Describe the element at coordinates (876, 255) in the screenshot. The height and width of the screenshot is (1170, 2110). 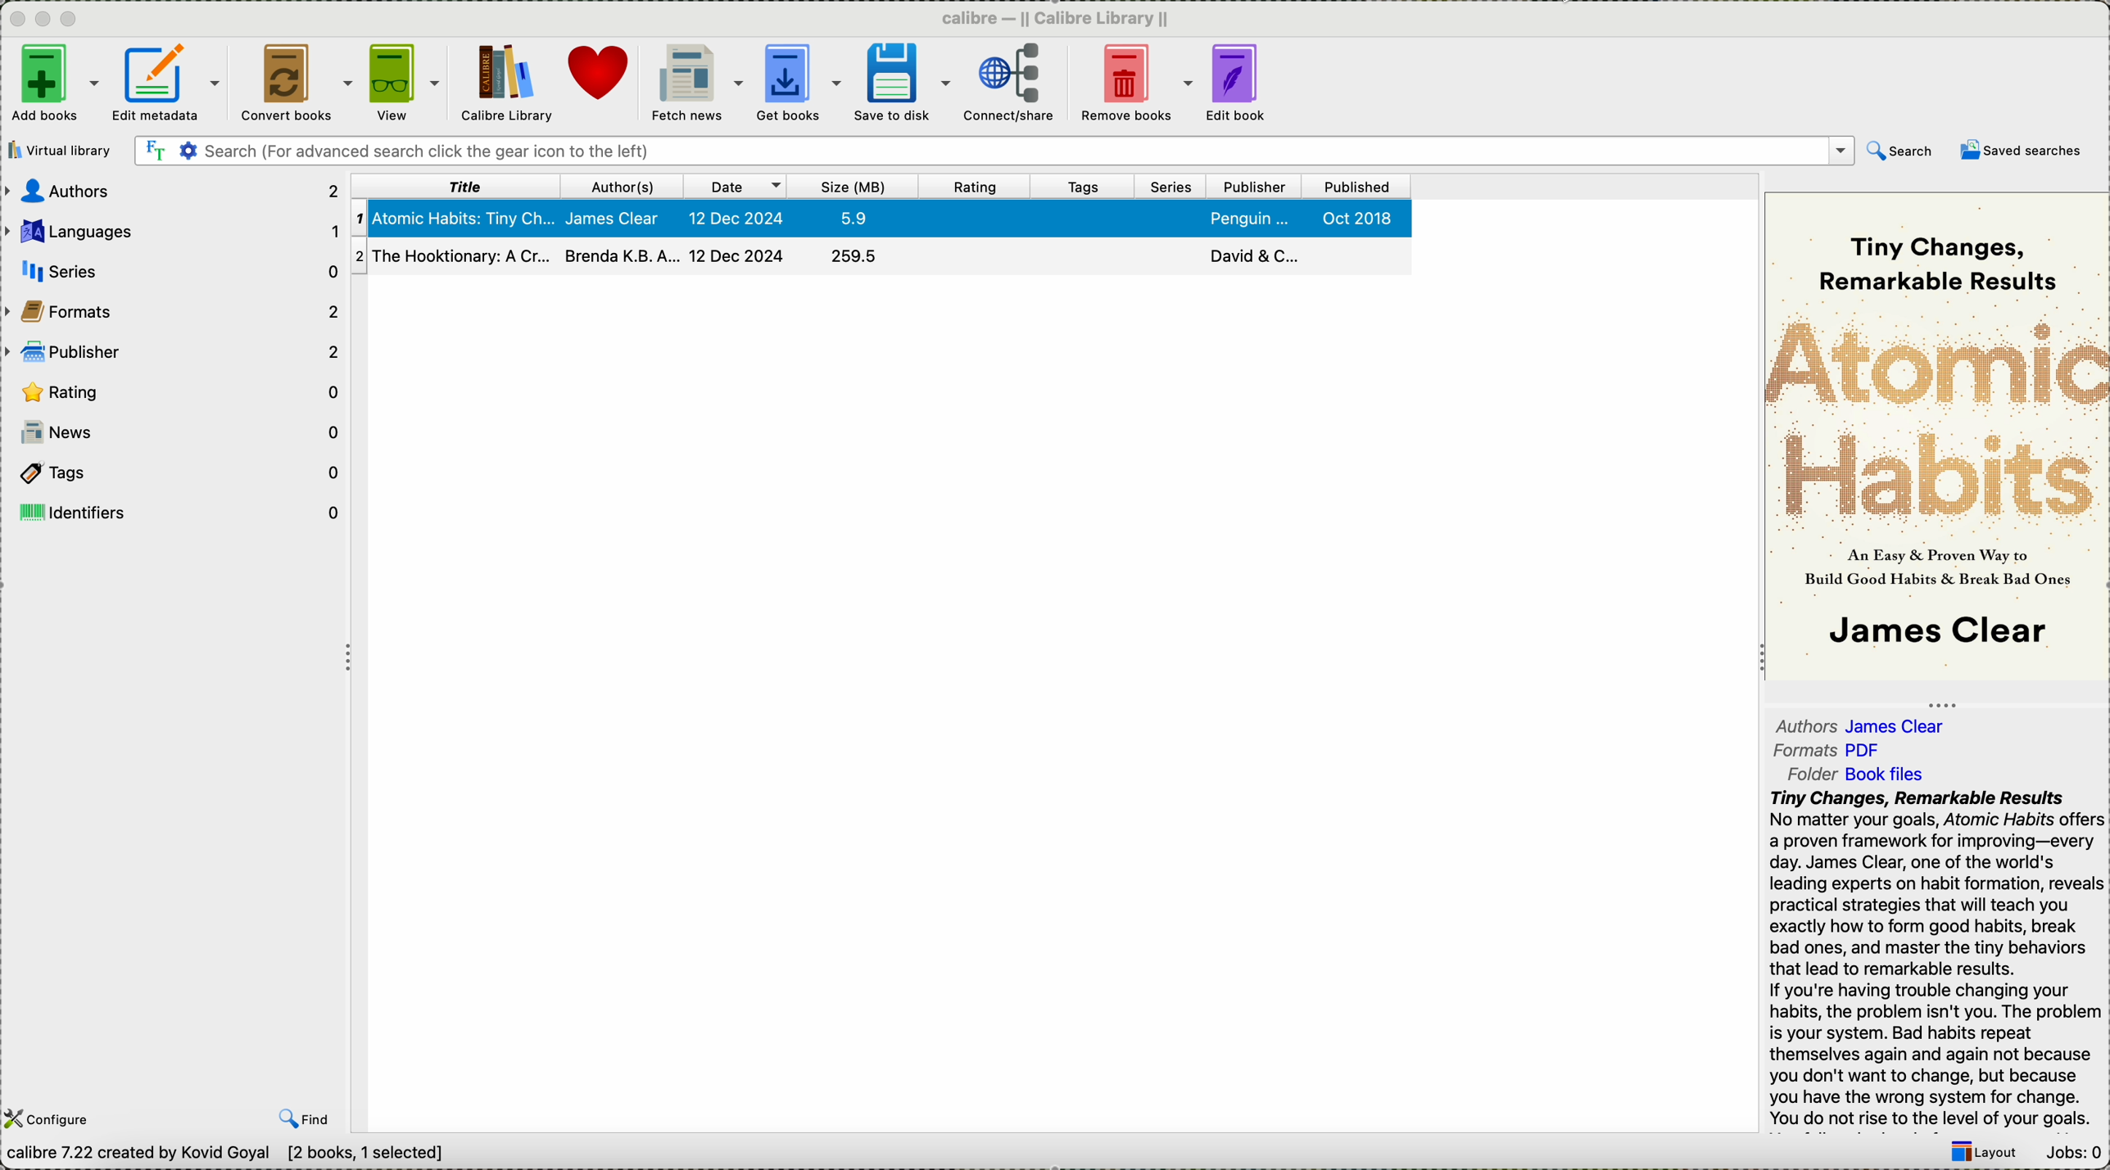
I see `second book` at that location.